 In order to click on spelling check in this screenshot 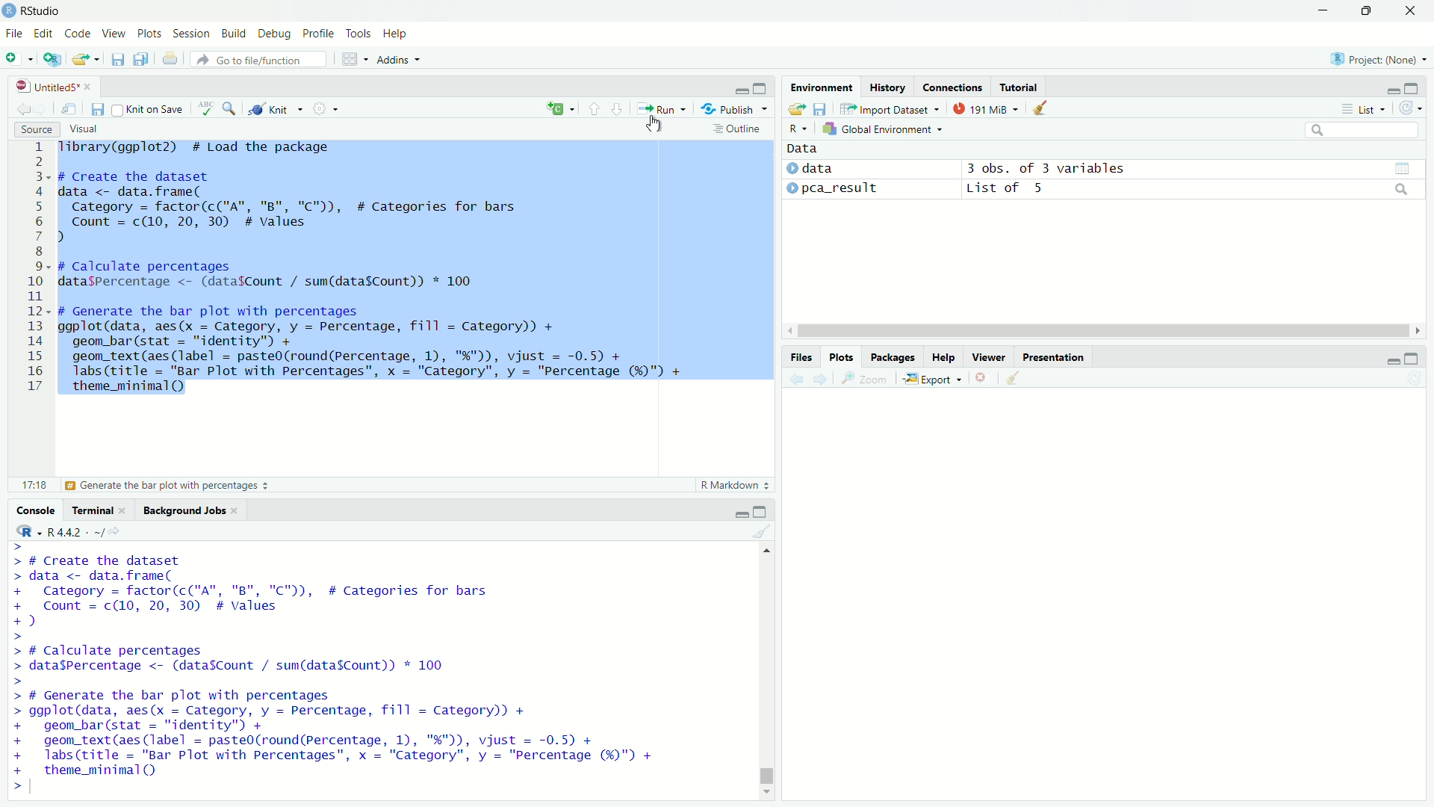, I will do `click(207, 108)`.